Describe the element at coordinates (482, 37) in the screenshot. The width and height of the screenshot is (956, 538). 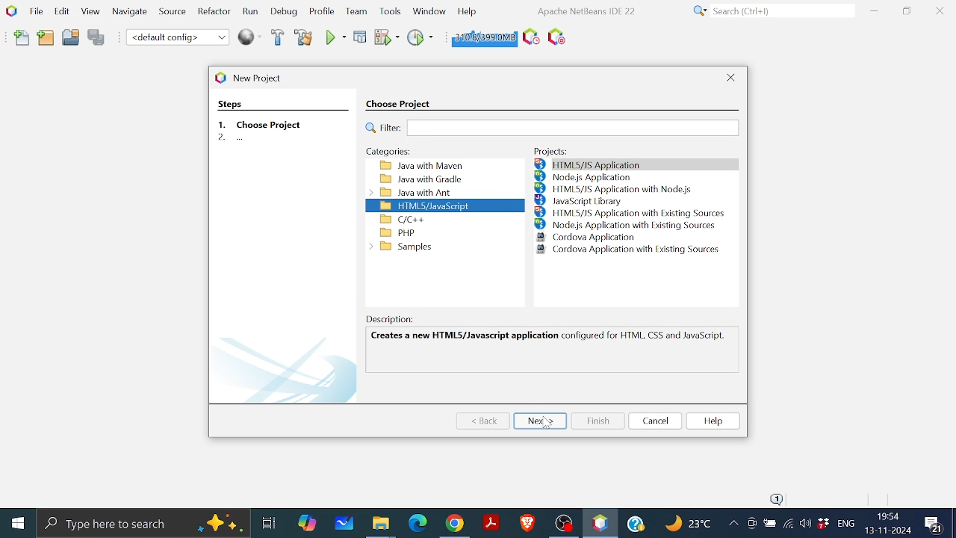
I see `Click to force garbage collection` at that location.